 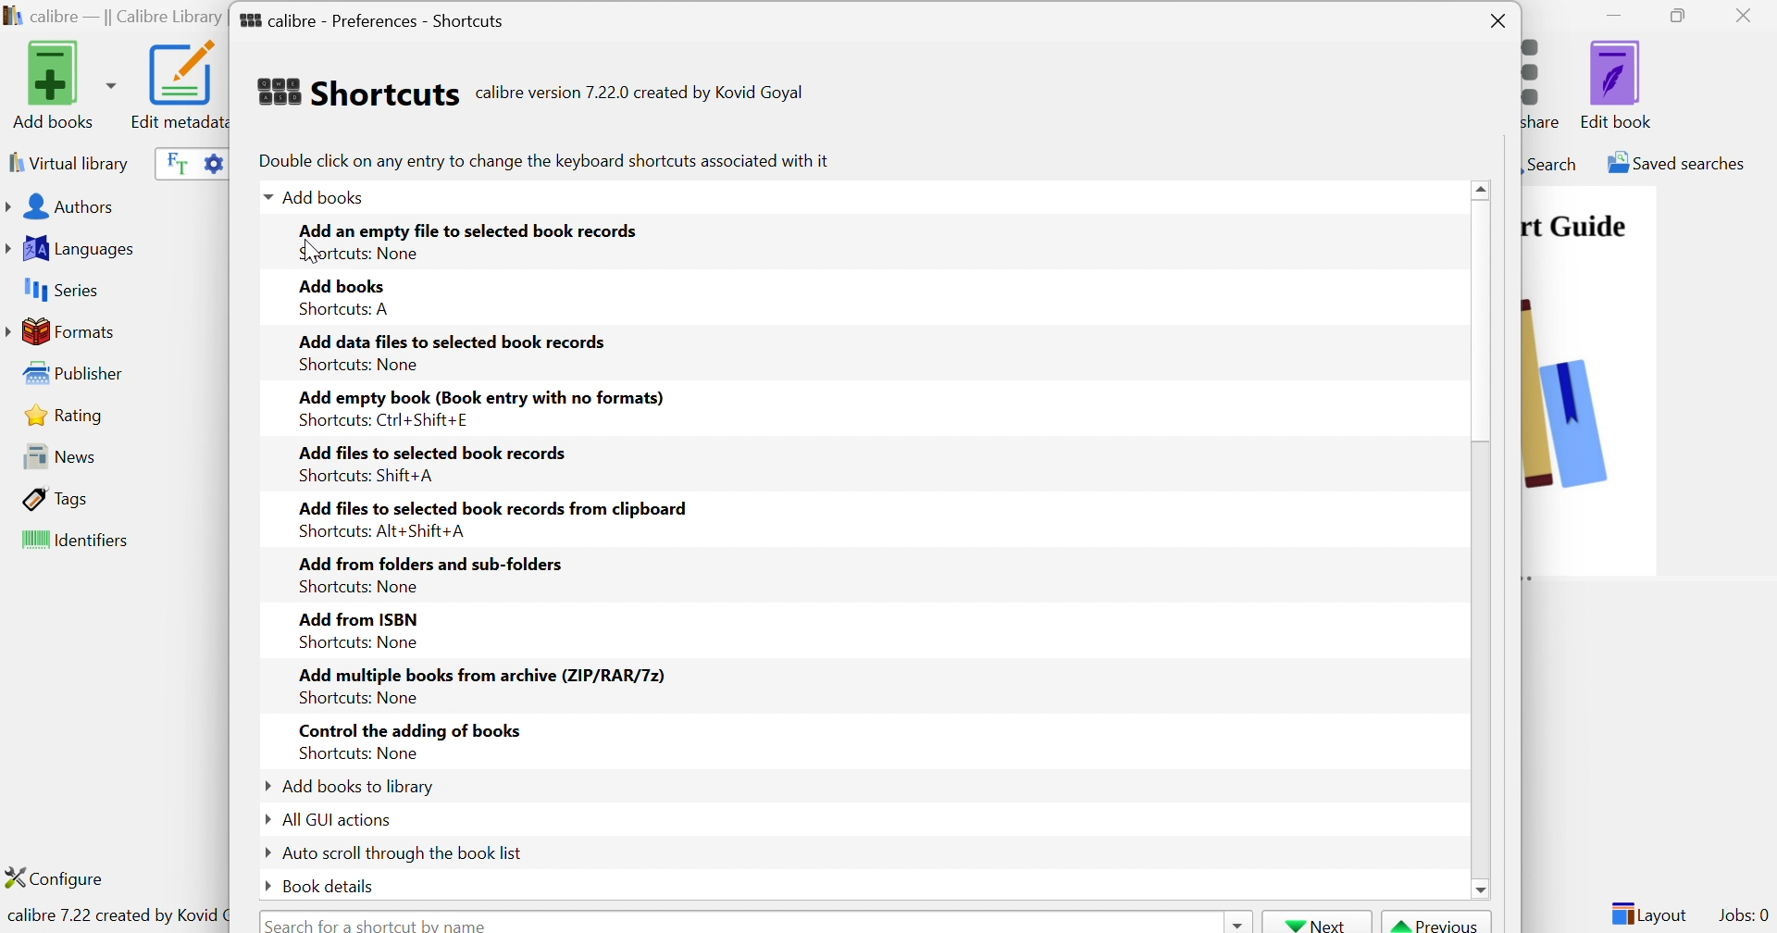 What do you see at coordinates (58, 291) in the screenshot?
I see `Series` at bounding box center [58, 291].